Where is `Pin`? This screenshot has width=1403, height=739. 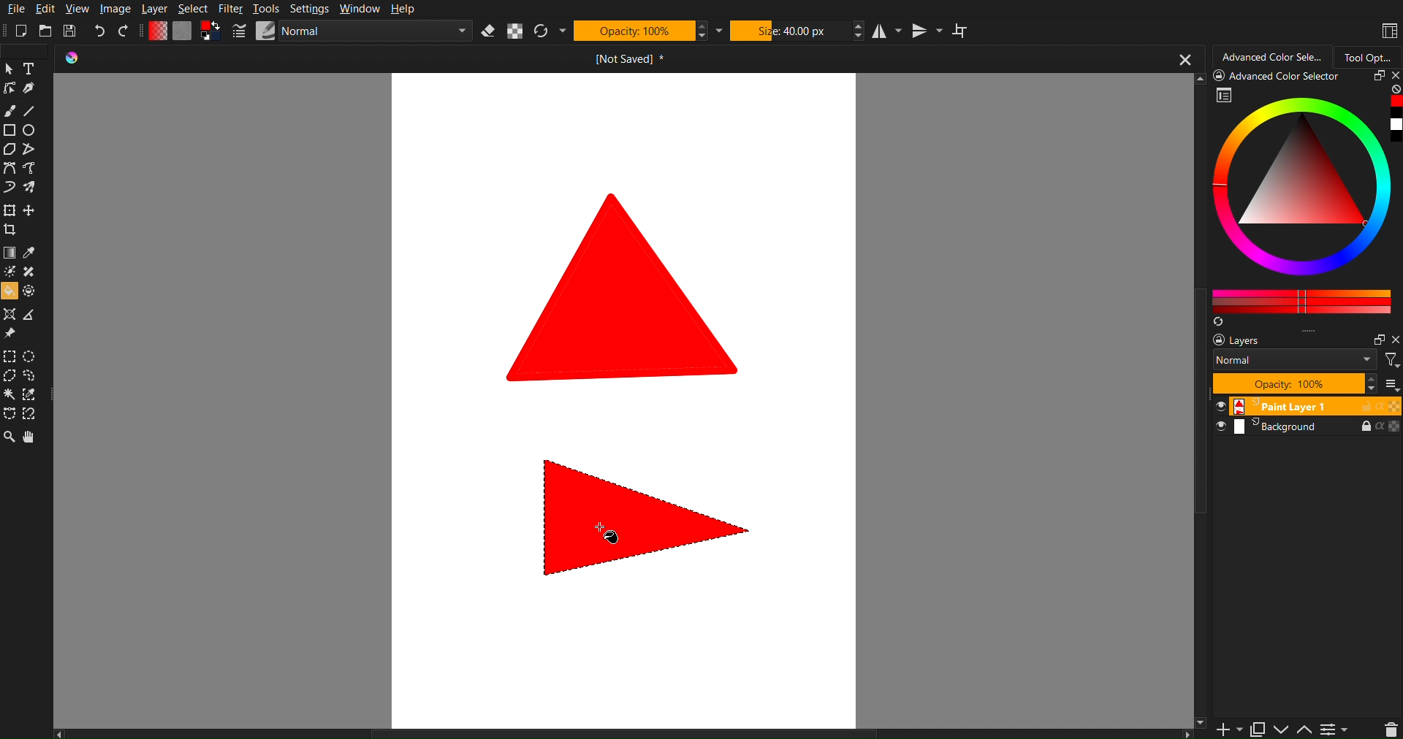 Pin is located at coordinates (9, 334).